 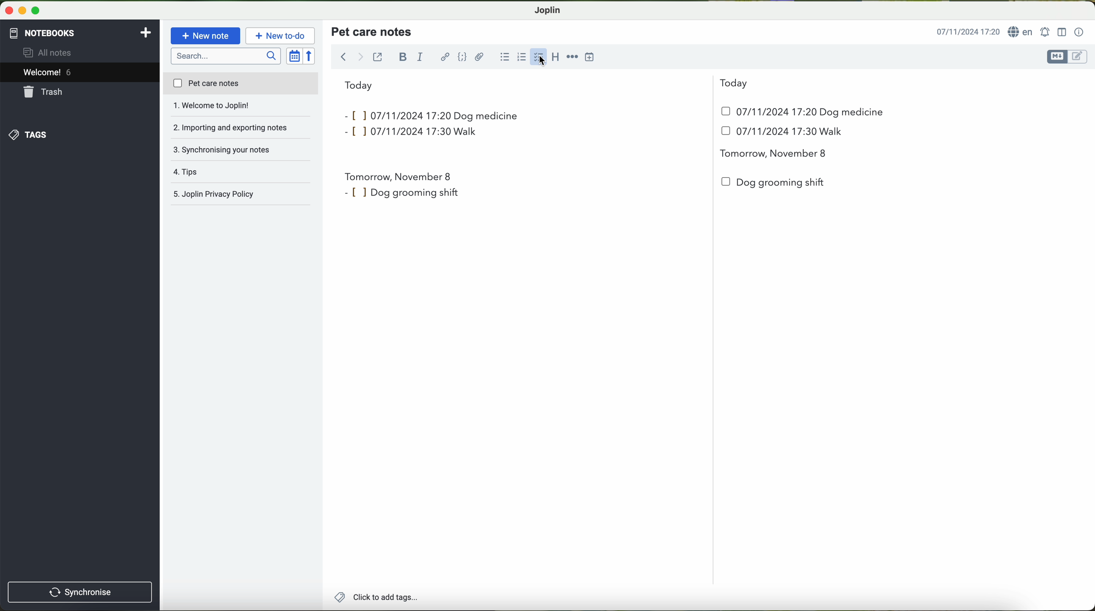 I want to click on toggle editor layout, so click(x=1062, y=31).